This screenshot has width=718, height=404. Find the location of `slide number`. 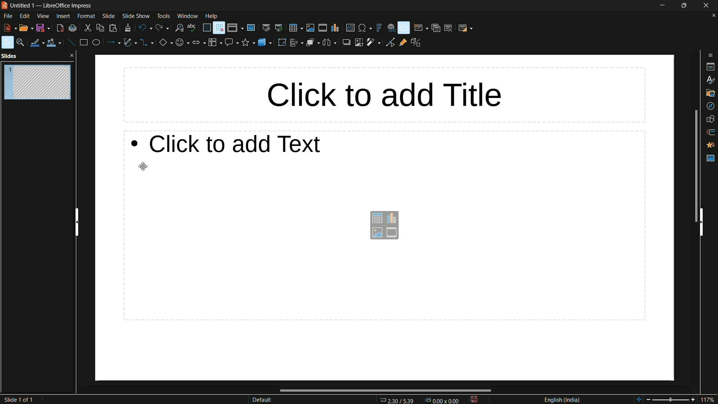

slide number is located at coordinates (18, 400).